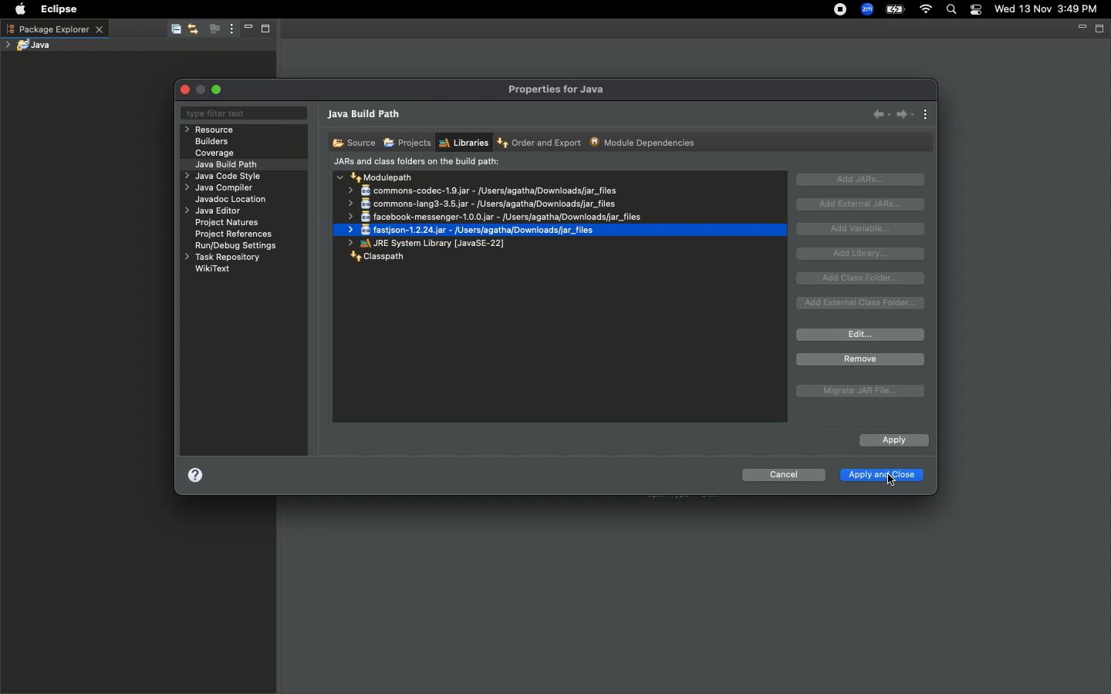 Image resolution: width=1111 pixels, height=694 pixels. Describe the element at coordinates (270, 30) in the screenshot. I see `Maximize` at that location.